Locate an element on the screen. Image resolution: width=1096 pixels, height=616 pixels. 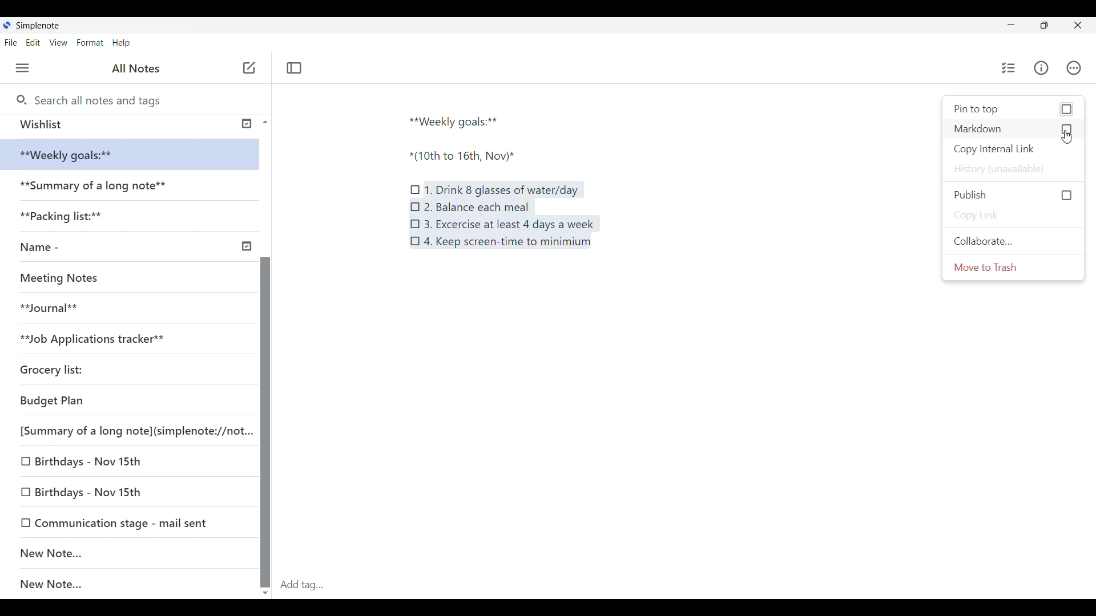
Checklist icon is located at coordinates (416, 222).